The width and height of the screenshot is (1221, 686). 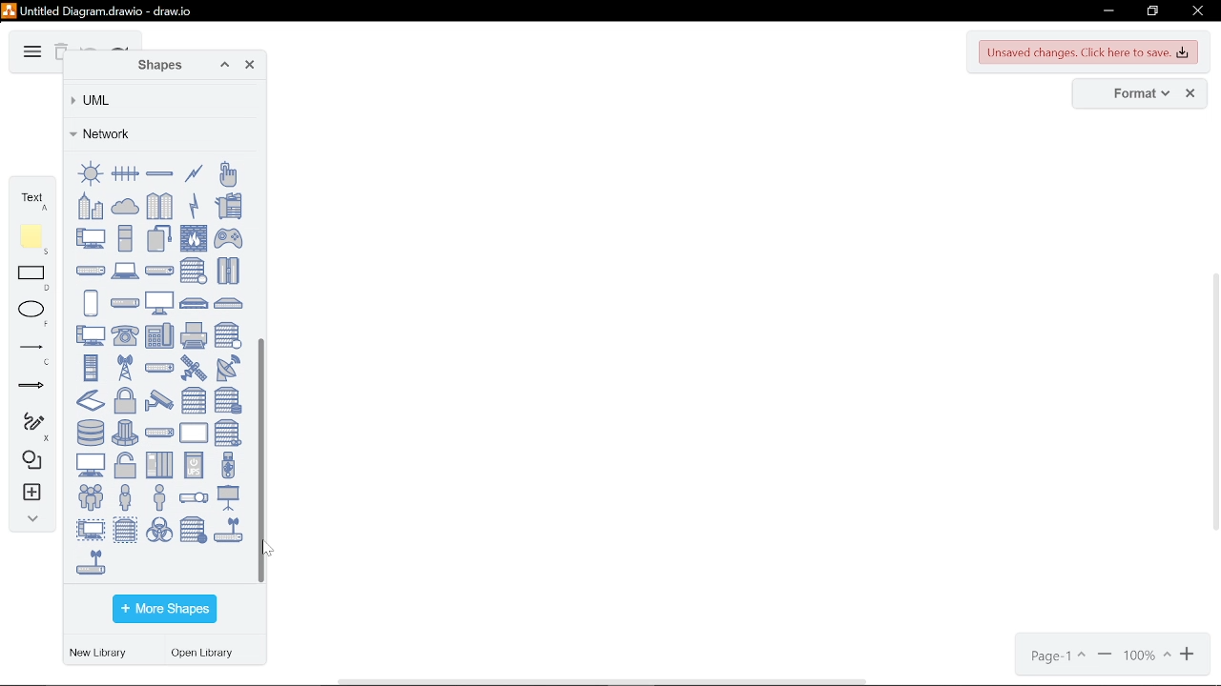 I want to click on unsecure, so click(x=125, y=466).